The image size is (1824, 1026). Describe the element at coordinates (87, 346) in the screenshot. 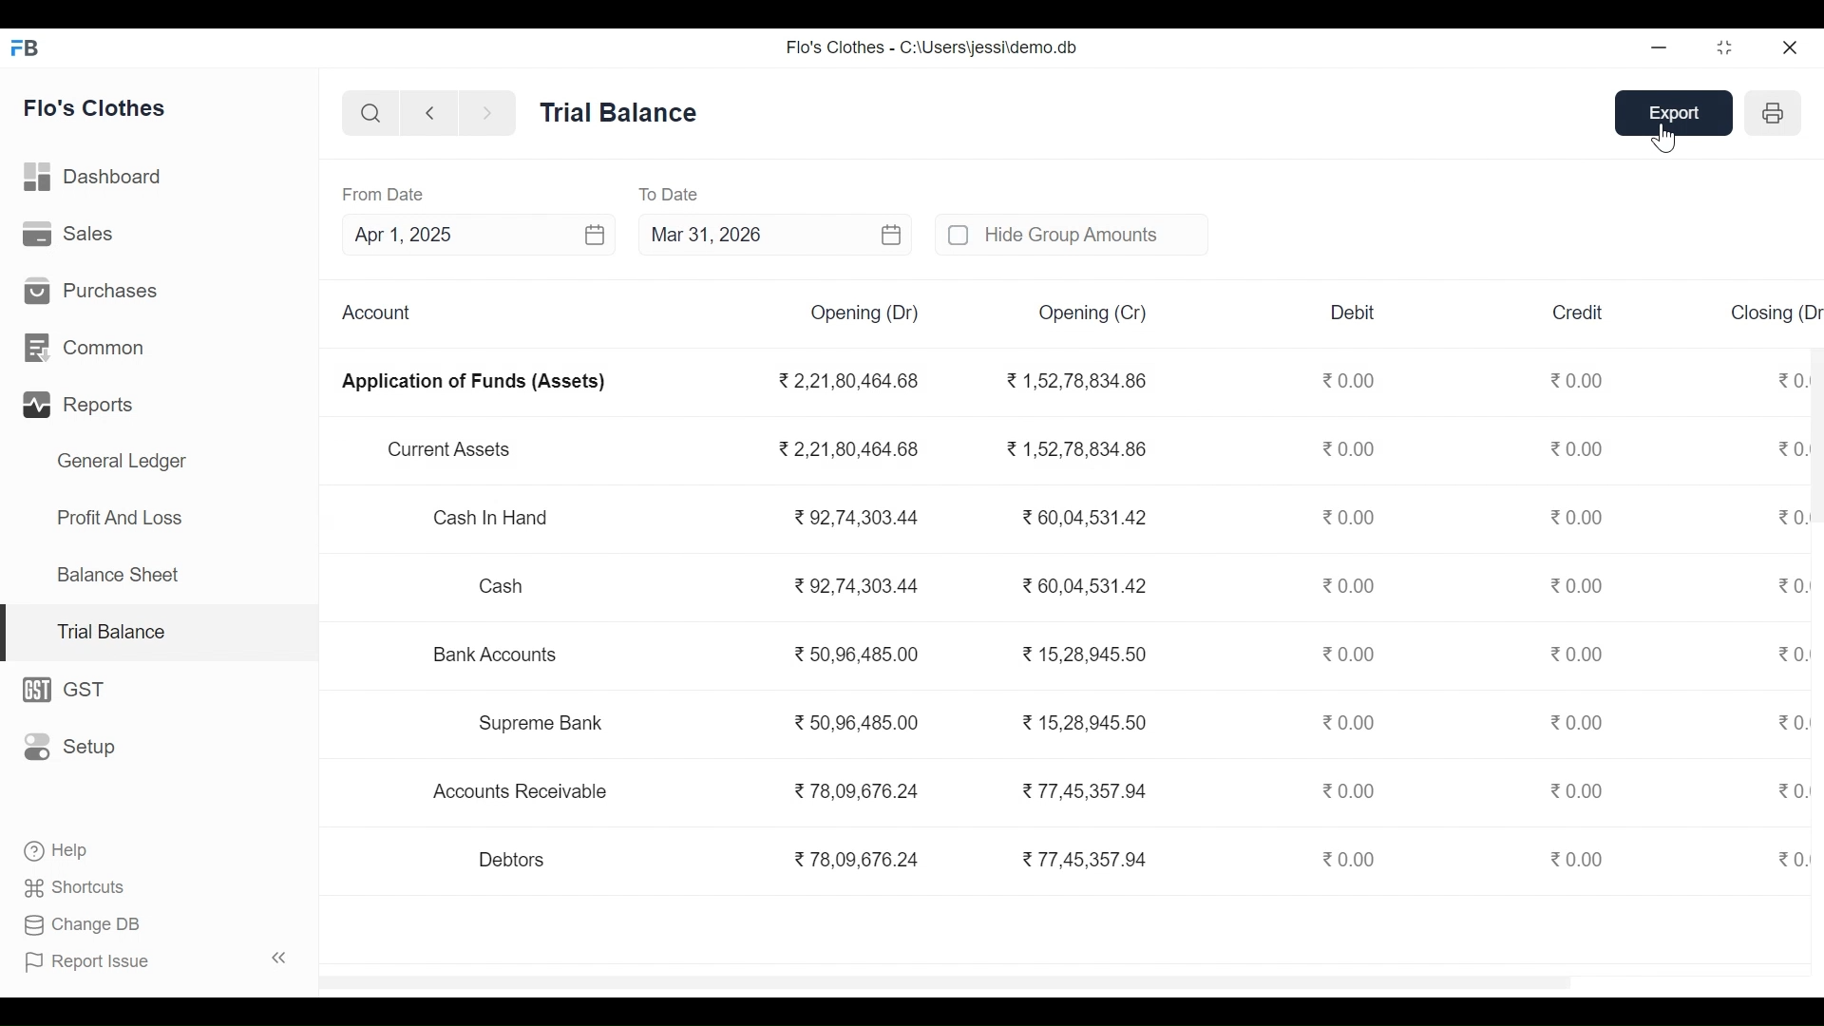

I see `Common` at that location.